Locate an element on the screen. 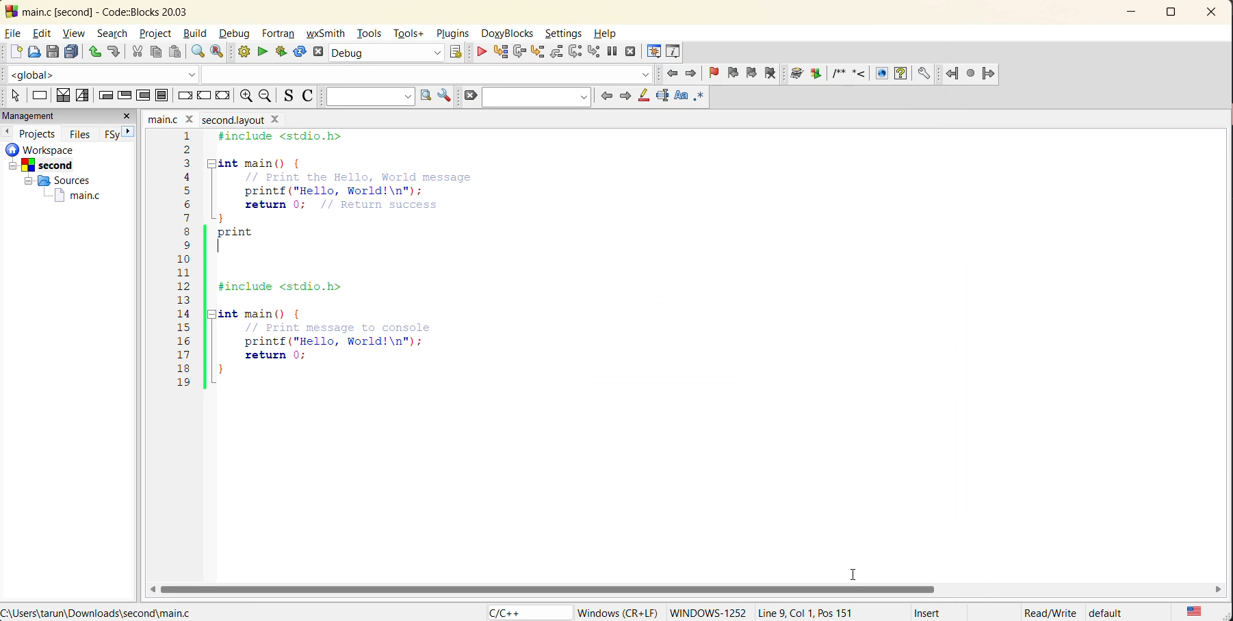  toggle comments is located at coordinates (310, 98).